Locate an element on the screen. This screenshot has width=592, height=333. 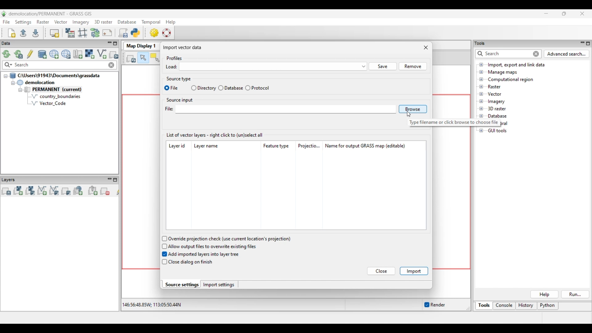
Add various raster map layers is located at coordinates (30, 191).